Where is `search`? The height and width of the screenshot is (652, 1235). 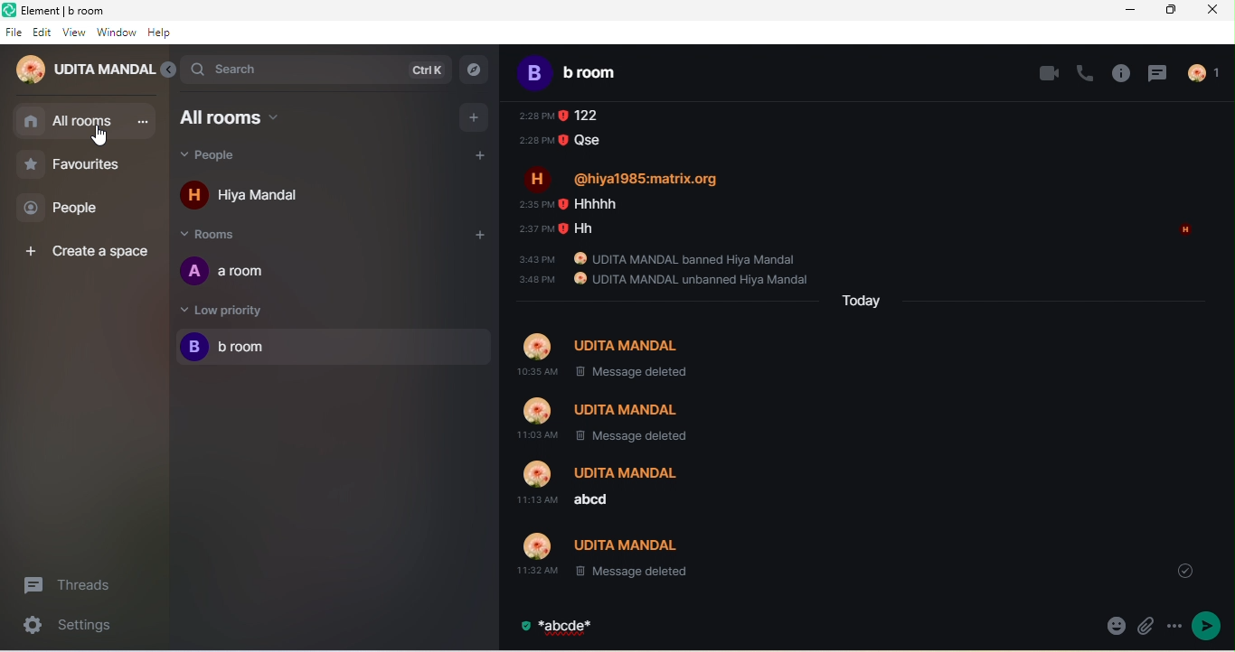 search is located at coordinates (317, 70).